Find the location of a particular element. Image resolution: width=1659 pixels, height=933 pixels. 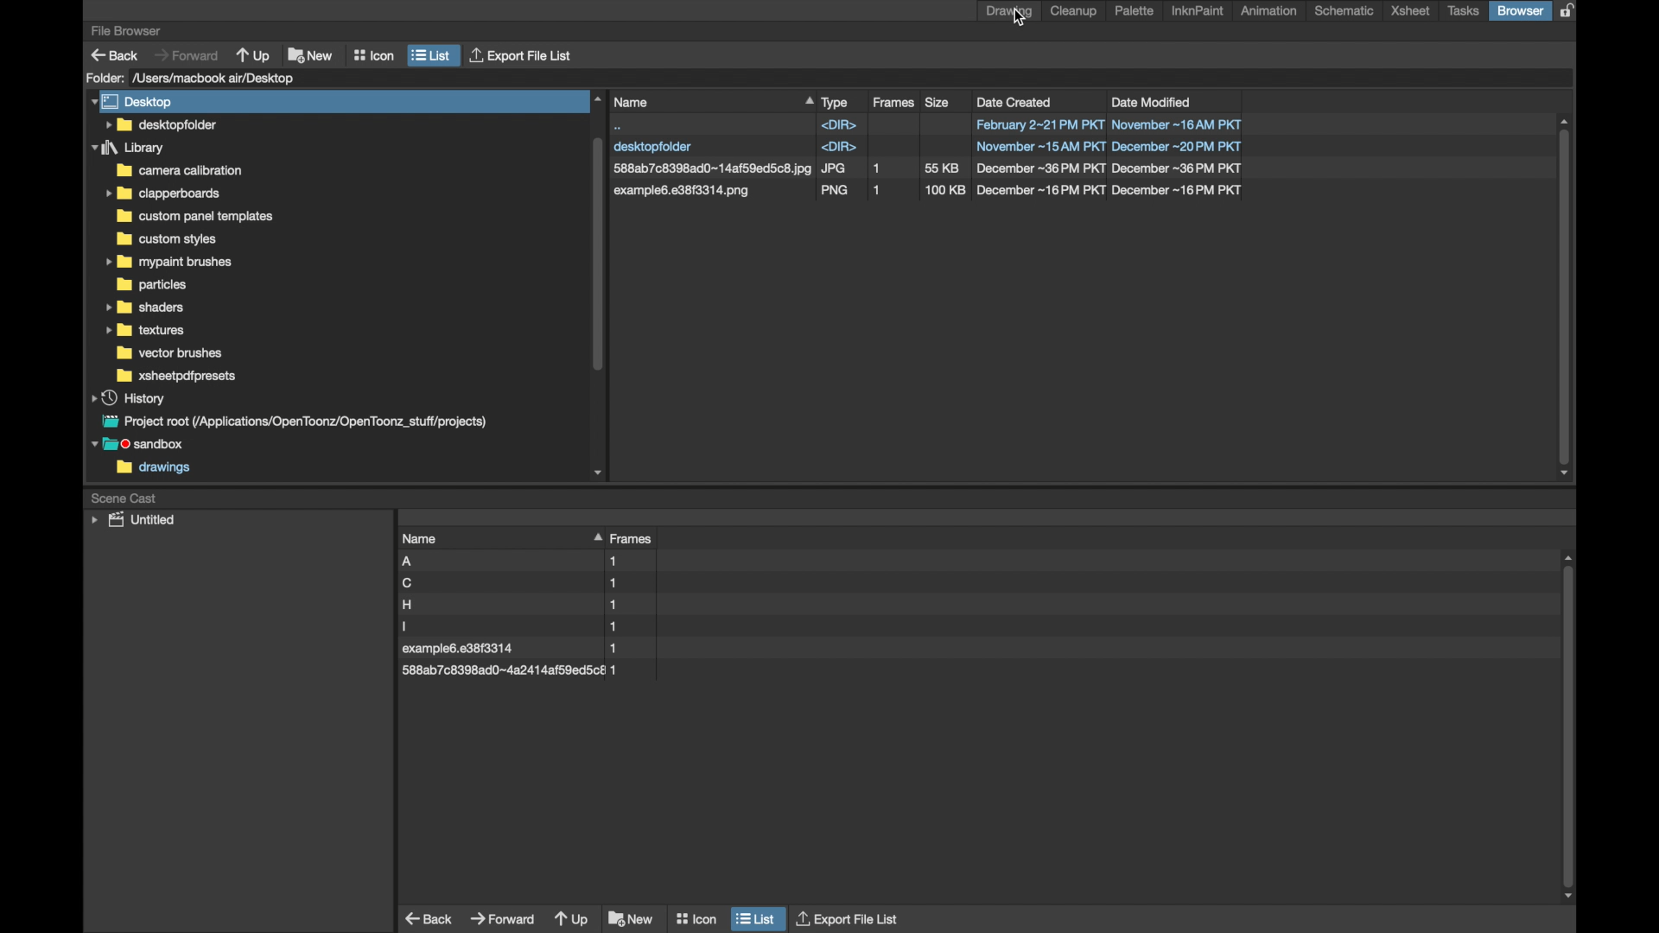

new is located at coordinates (632, 918).